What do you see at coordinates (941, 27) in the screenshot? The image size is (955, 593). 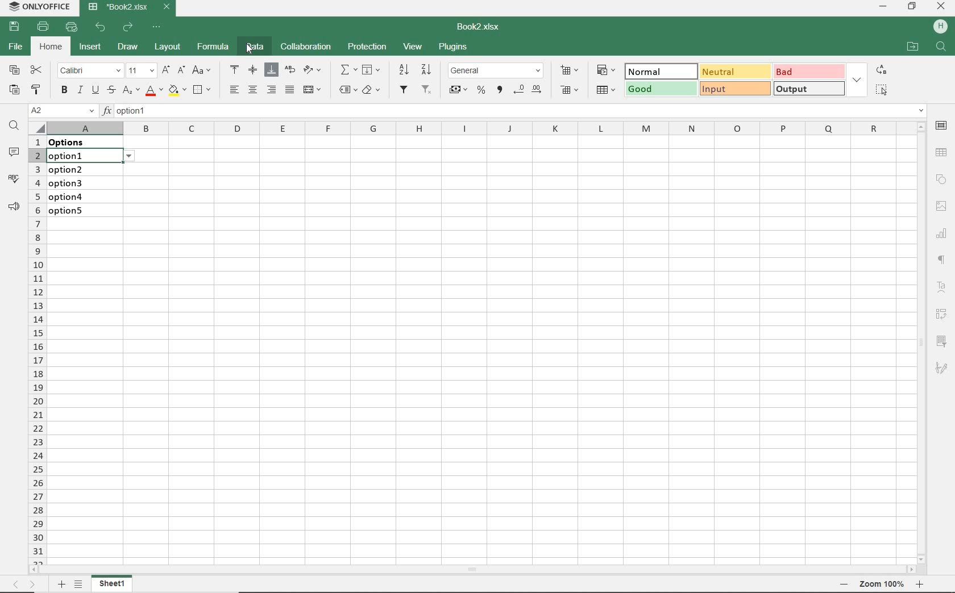 I see `HP` at bounding box center [941, 27].